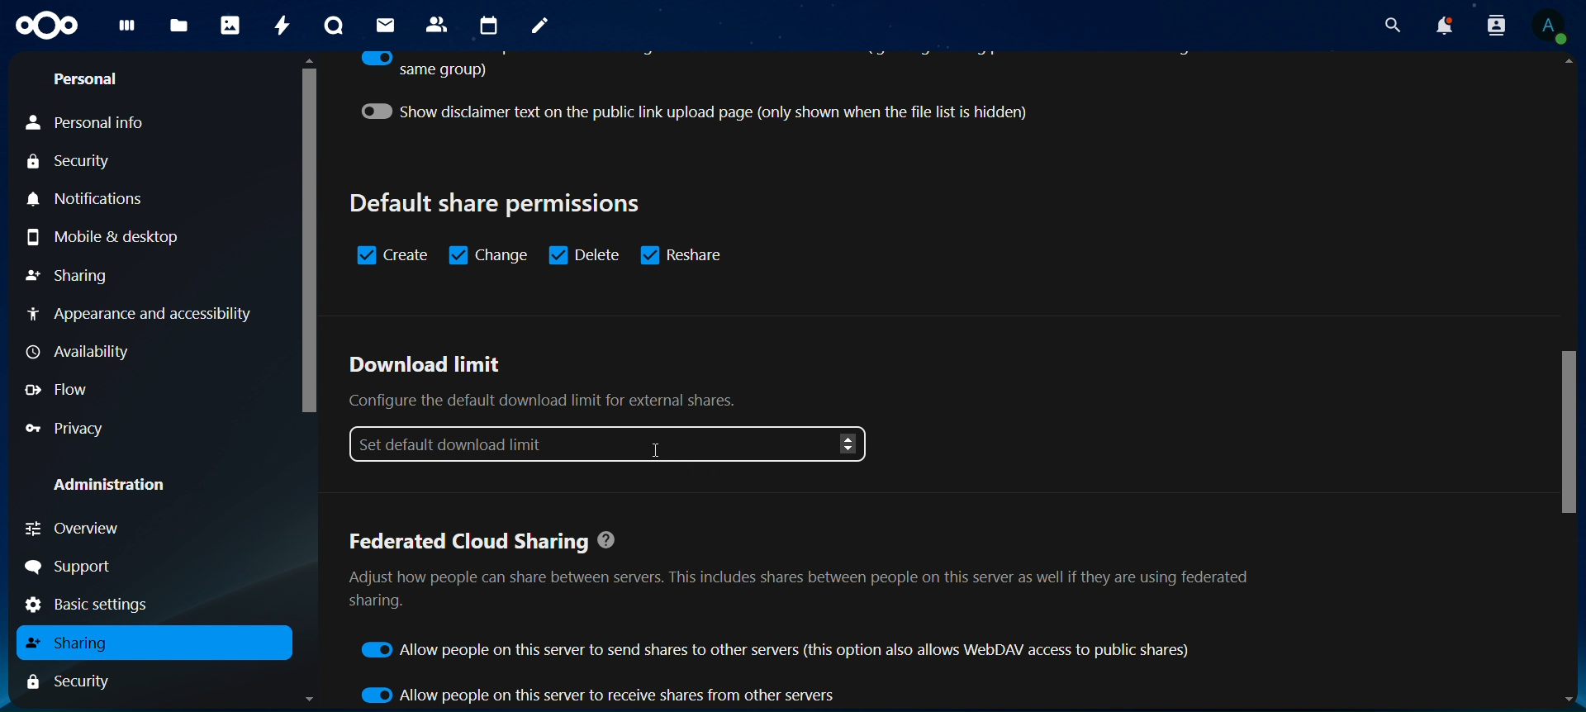 Image resolution: width=1586 pixels, height=712 pixels. What do you see at coordinates (88, 123) in the screenshot?
I see `personal info` at bounding box center [88, 123].